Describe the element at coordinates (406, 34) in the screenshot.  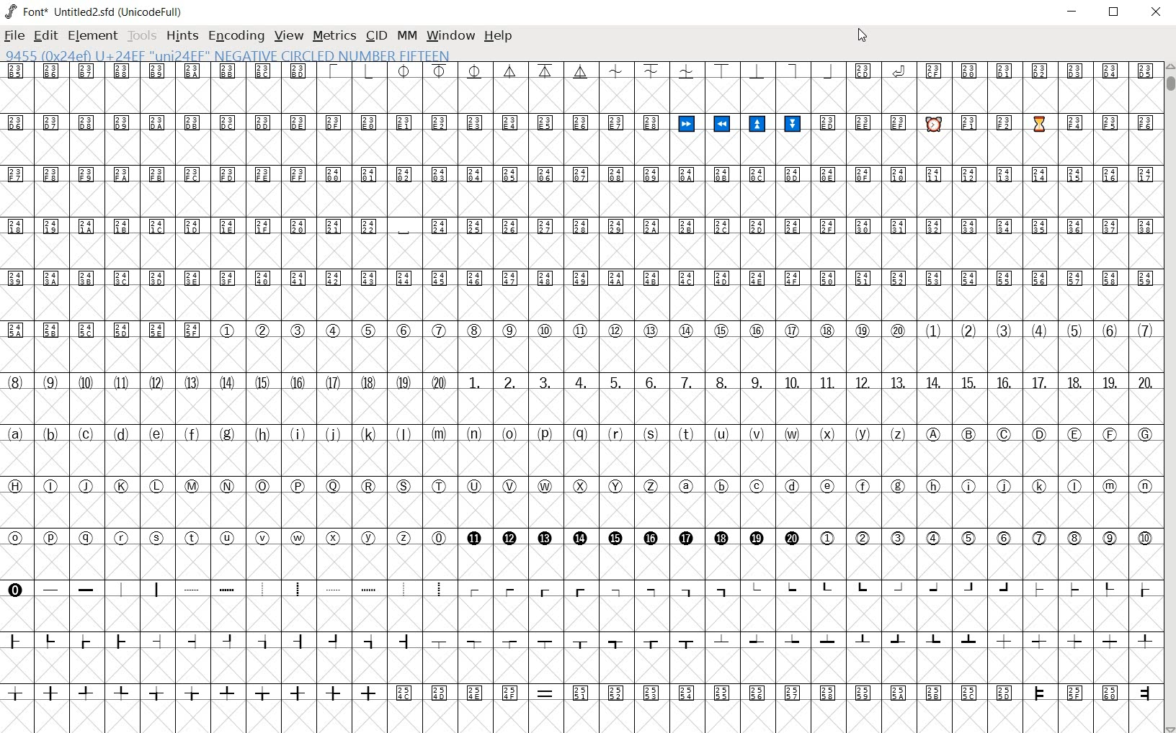
I see `MM` at that location.